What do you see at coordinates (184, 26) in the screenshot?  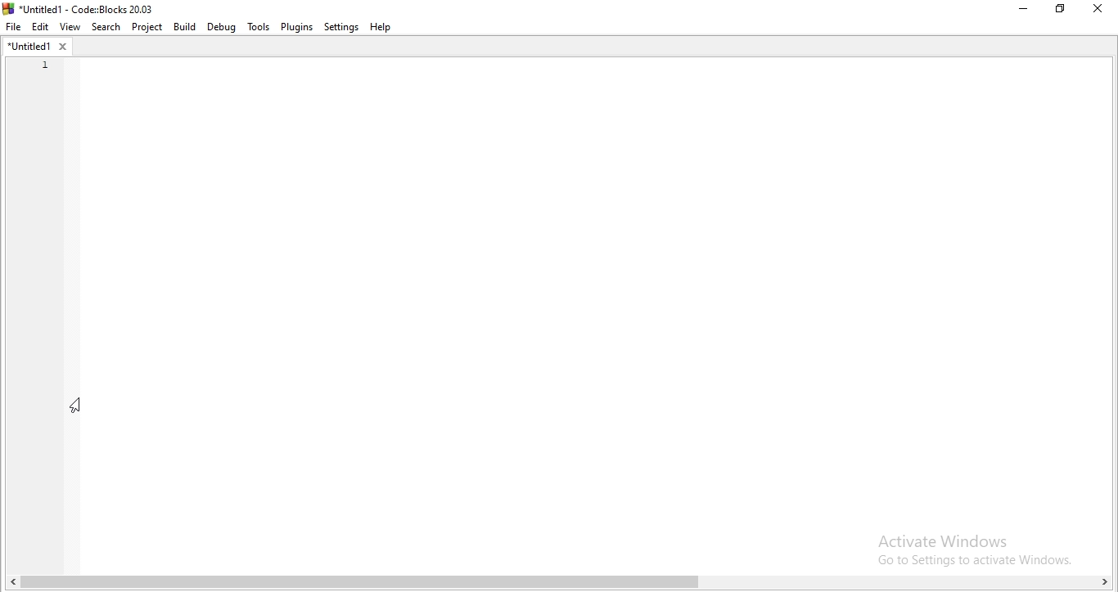 I see `Build ` at bounding box center [184, 26].